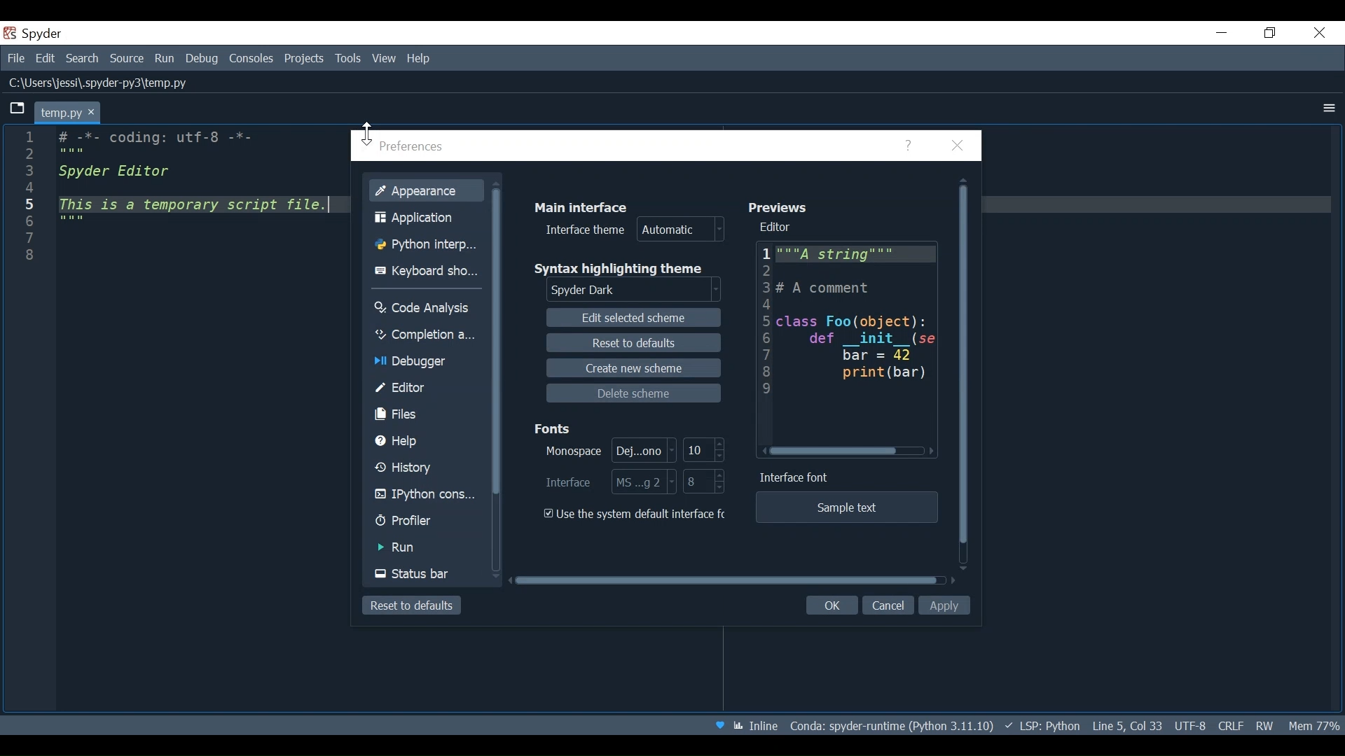  Describe the element at coordinates (81, 59) in the screenshot. I see `Search` at that location.